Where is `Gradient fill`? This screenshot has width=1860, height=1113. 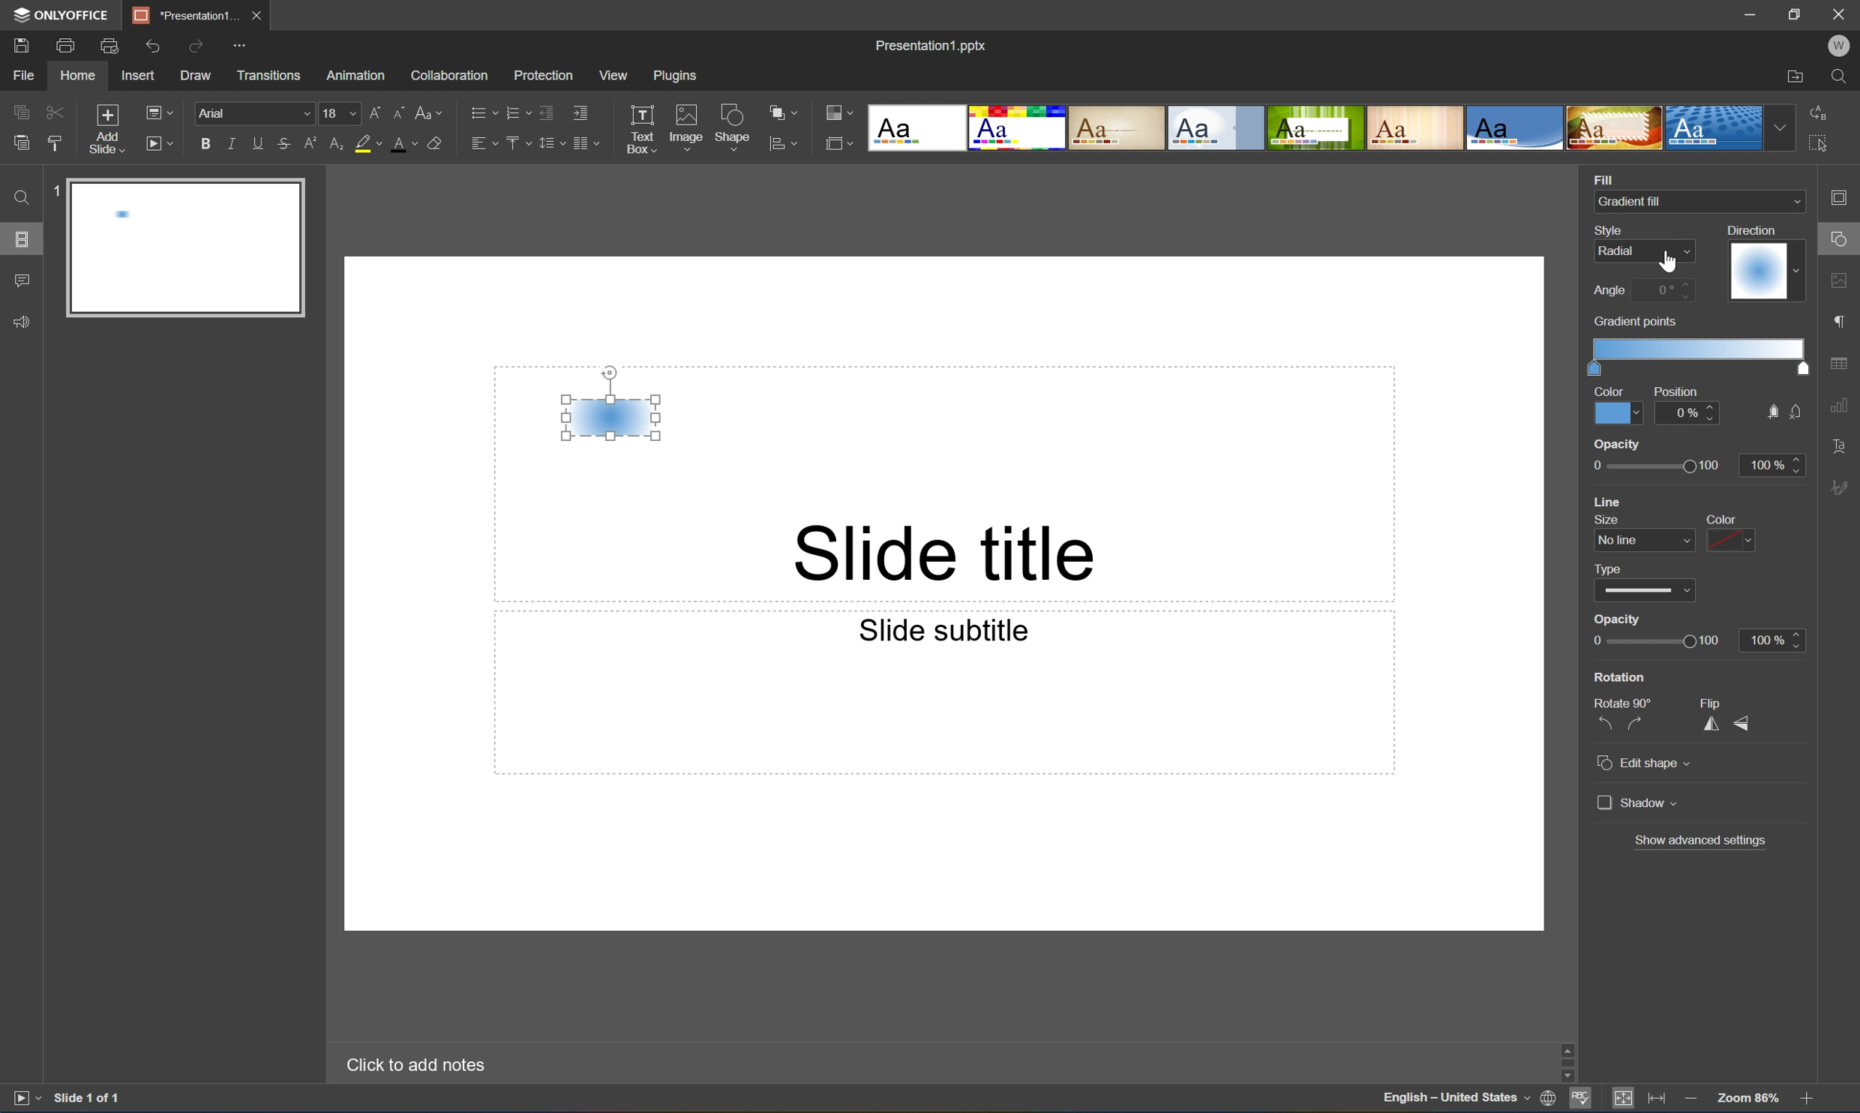 Gradient fill is located at coordinates (1633, 201).